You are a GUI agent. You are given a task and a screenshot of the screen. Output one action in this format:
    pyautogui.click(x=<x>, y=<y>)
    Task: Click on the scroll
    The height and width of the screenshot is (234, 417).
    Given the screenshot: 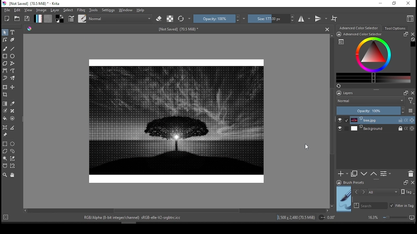 What is the action you would take?
    pyautogui.click(x=177, y=211)
    